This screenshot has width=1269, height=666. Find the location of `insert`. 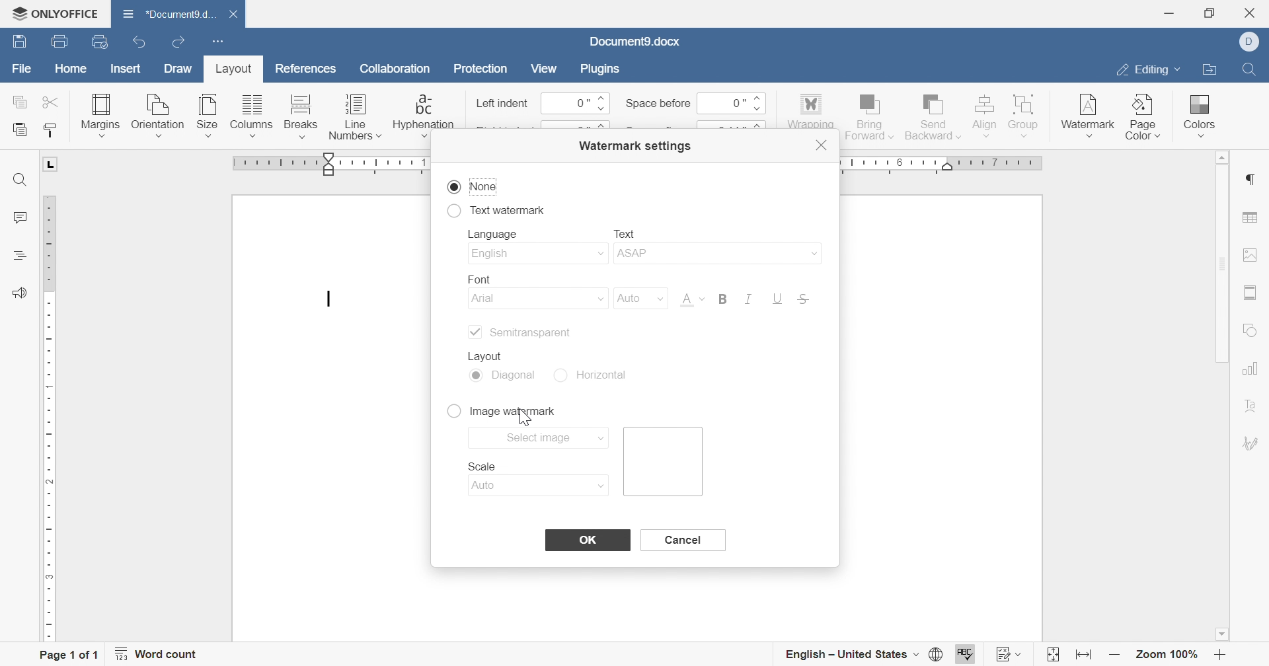

insert is located at coordinates (123, 70).